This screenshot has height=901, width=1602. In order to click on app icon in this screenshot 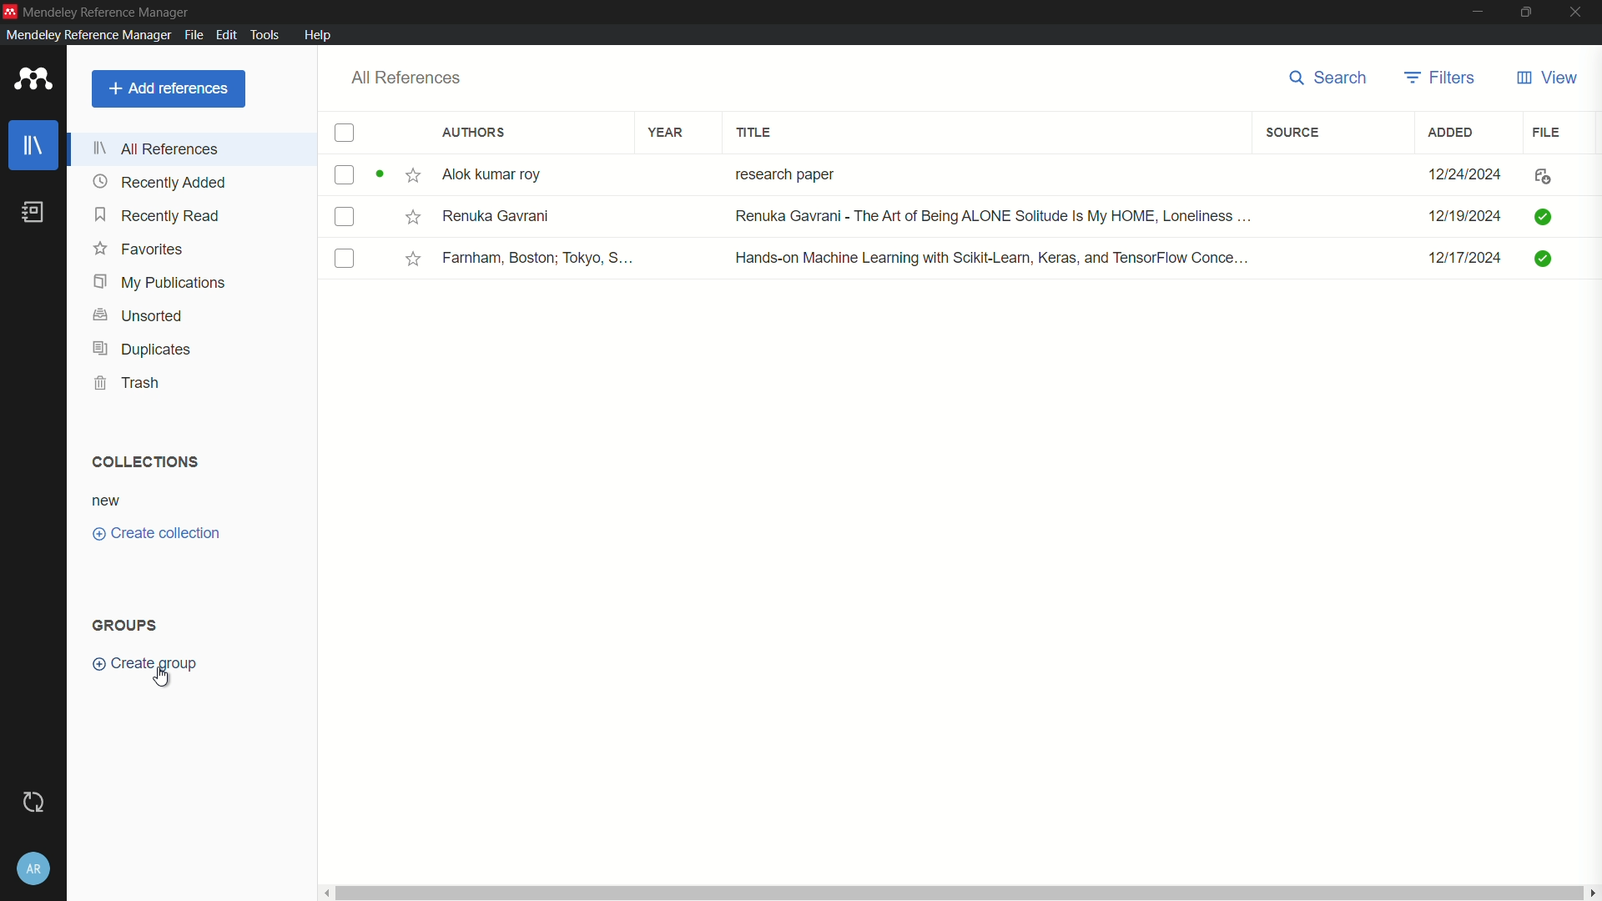, I will do `click(10, 9)`.